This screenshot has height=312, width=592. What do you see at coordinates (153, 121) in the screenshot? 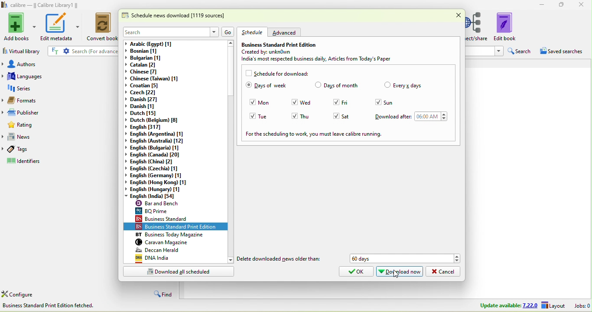
I see `dutch(belgium)[8]` at bounding box center [153, 121].